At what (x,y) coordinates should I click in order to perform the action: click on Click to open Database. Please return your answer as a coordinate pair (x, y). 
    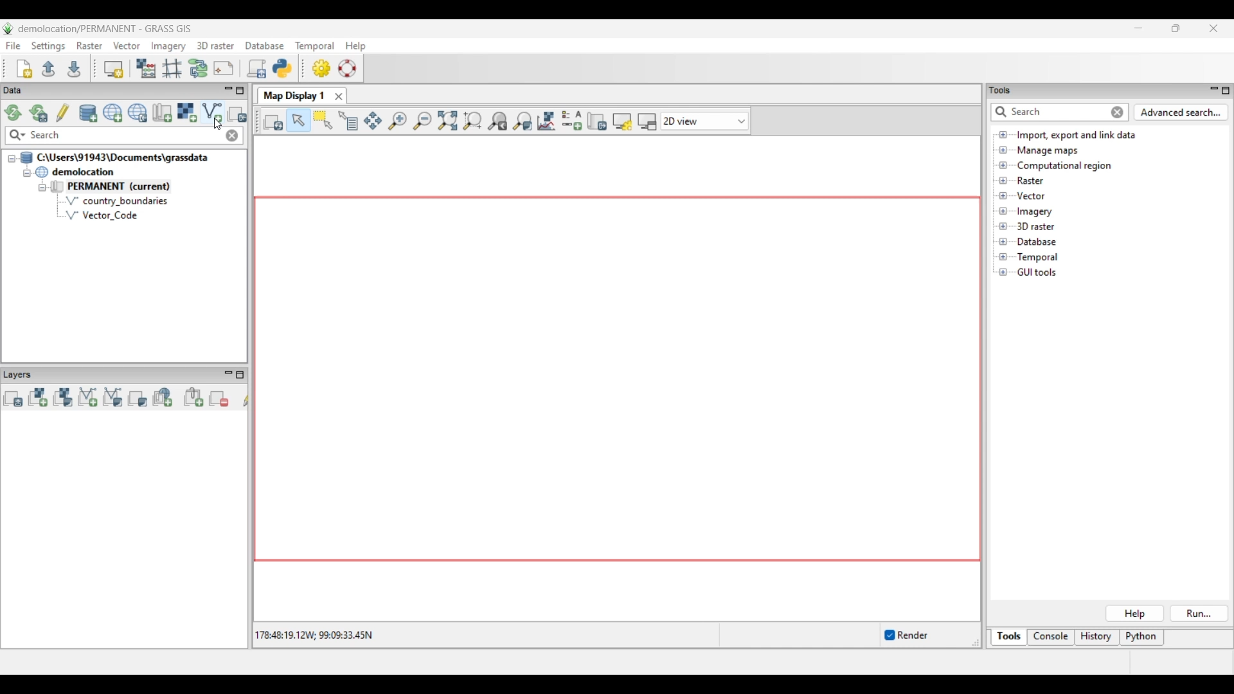
    Looking at the image, I should click on (1003, 242).